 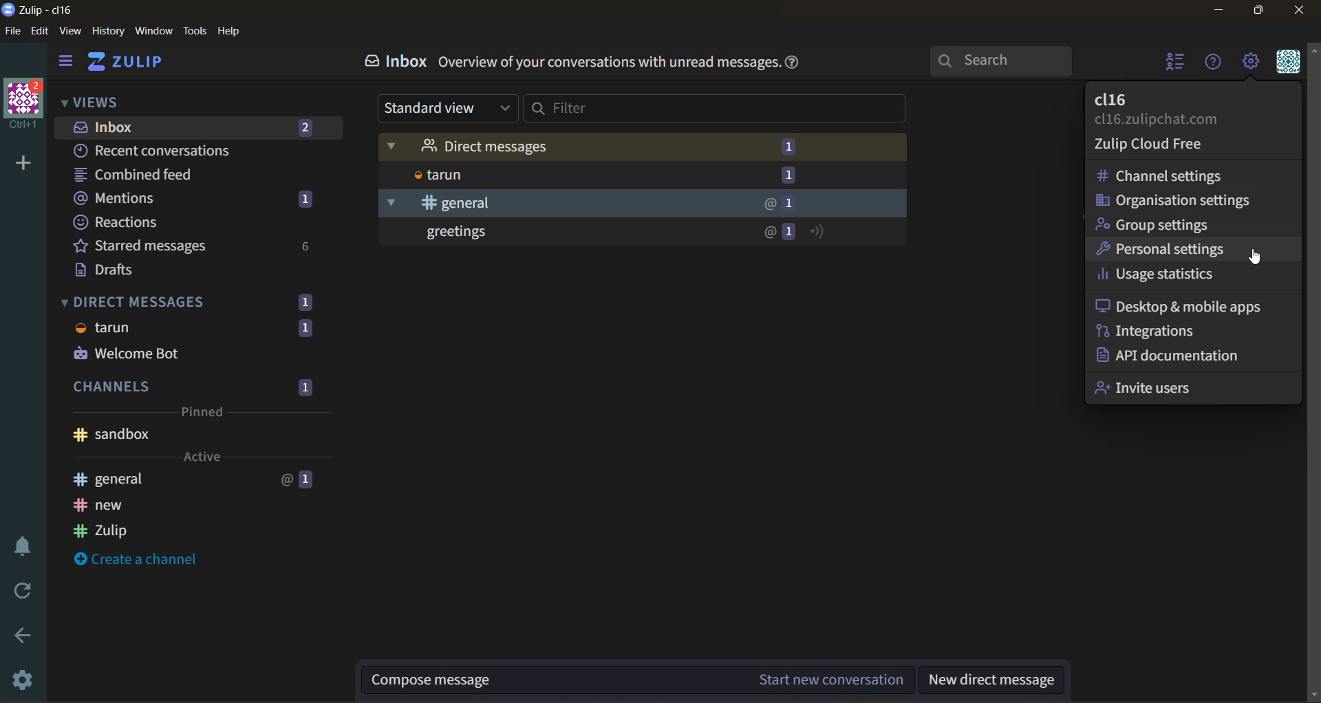 I want to click on scroll bar, so click(x=1309, y=369).